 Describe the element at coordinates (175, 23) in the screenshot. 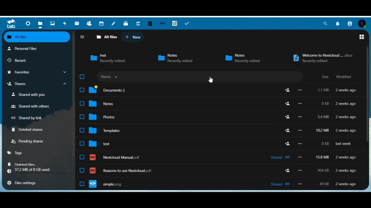

I see `16 terabytes` at that location.